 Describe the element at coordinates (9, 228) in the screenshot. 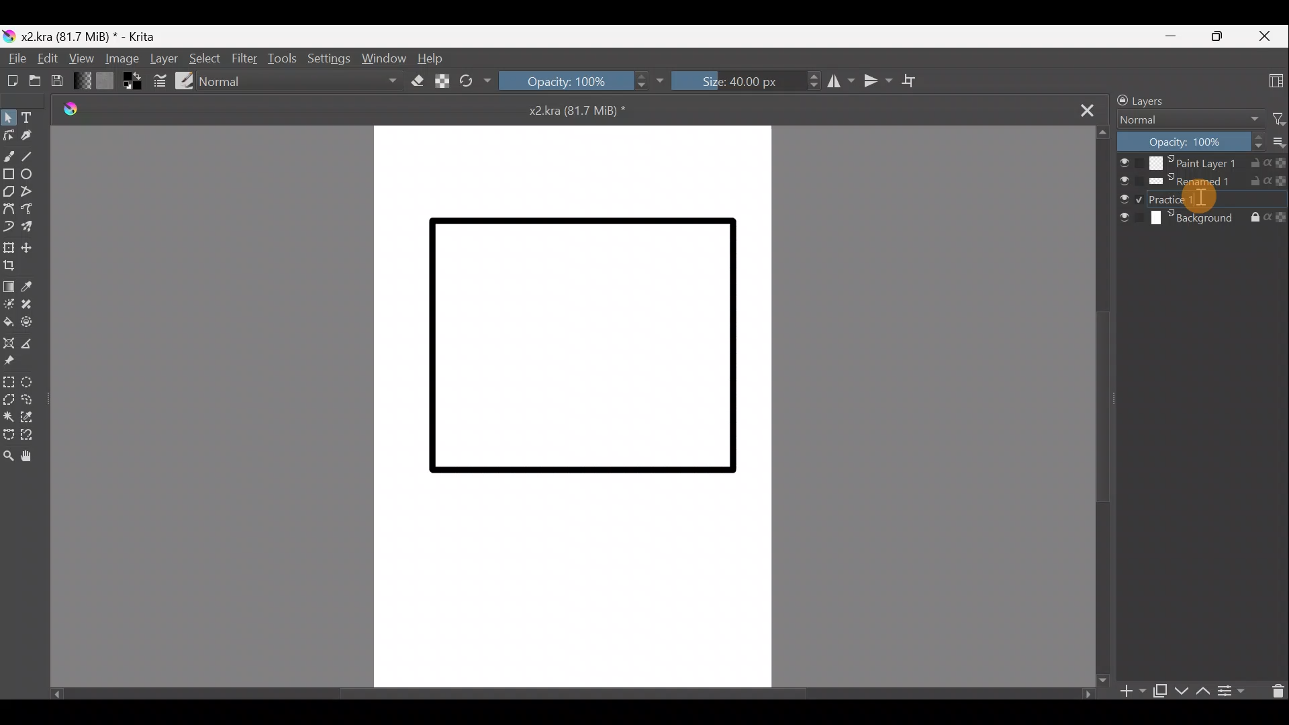

I see `Dynamic brush tool` at that location.